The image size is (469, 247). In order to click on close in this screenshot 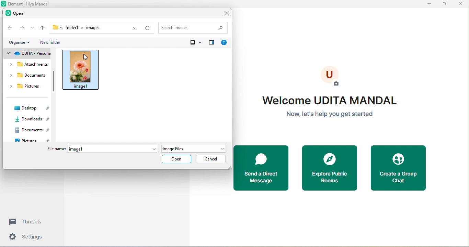, I will do `click(460, 5)`.